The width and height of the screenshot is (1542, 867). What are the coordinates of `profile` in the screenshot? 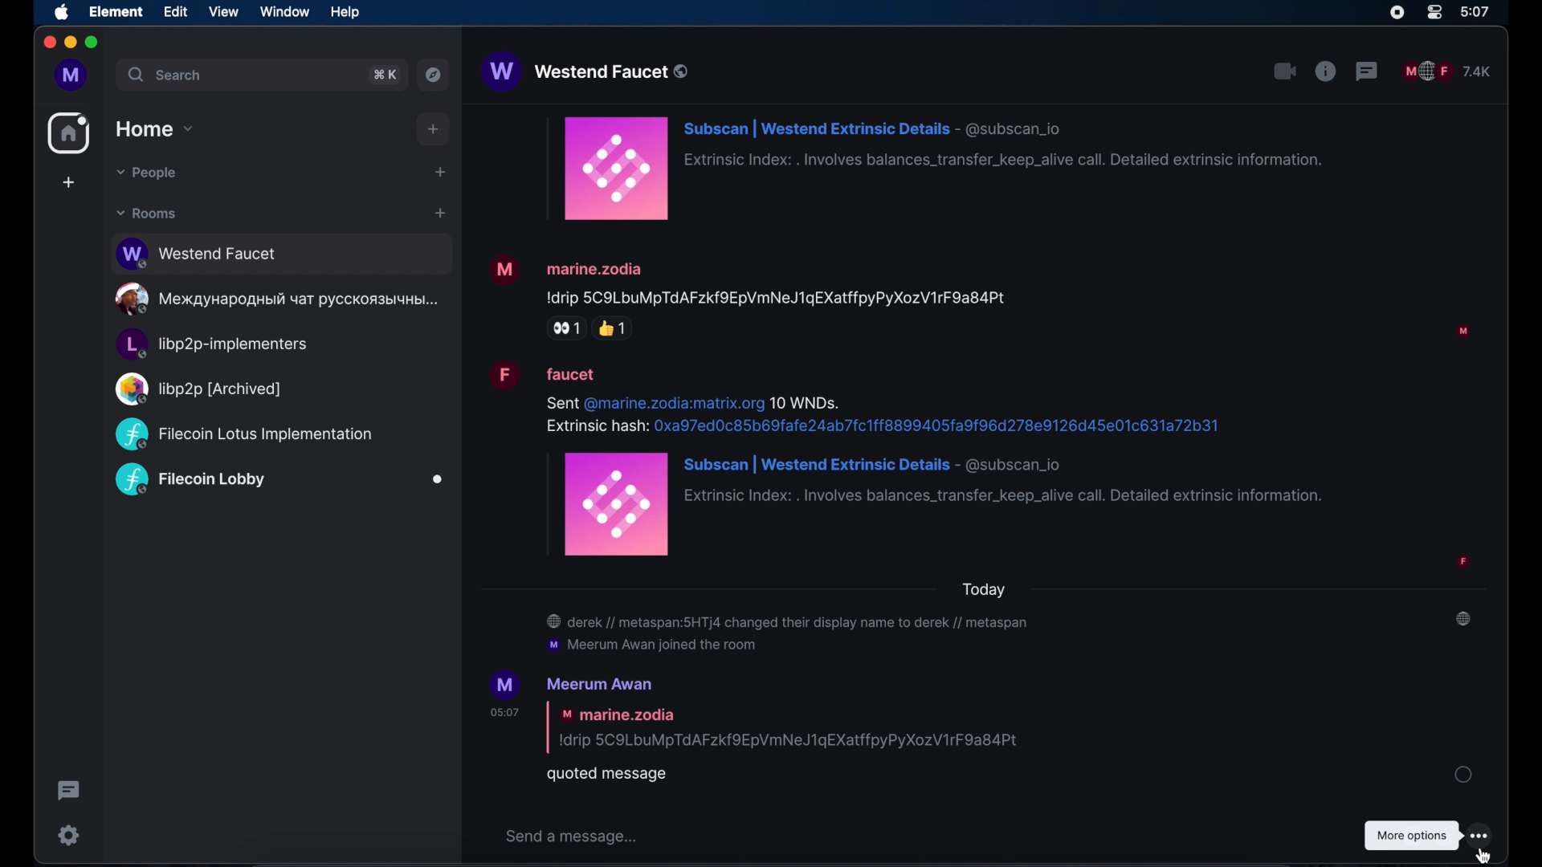 It's located at (70, 75).